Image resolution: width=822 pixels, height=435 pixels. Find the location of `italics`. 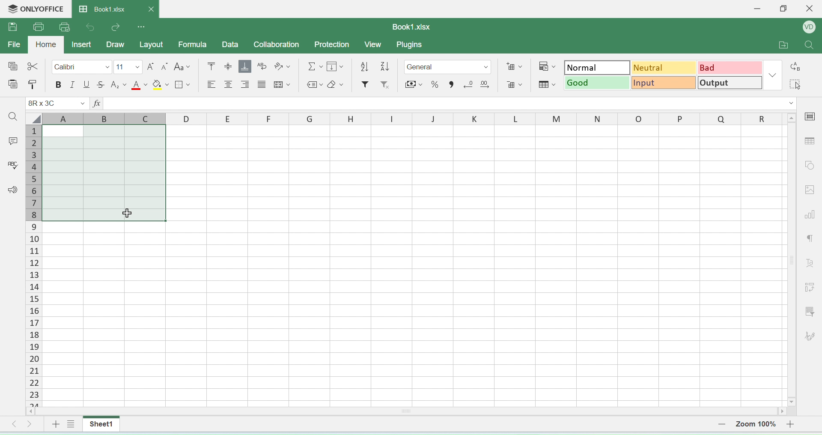

italics is located at coordinates (73, 85).